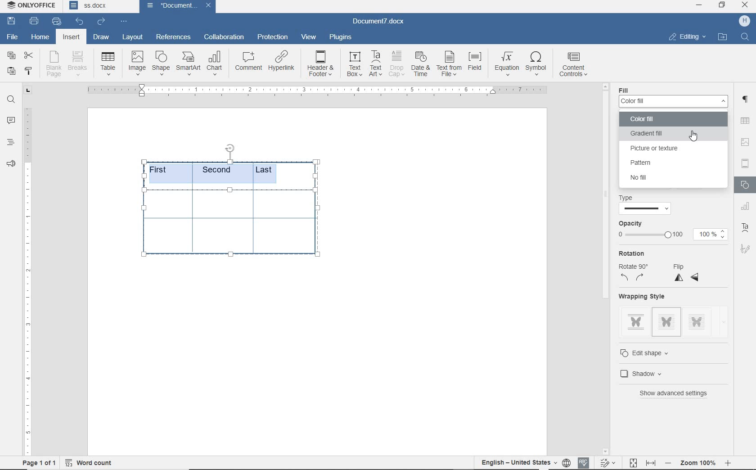  What do you see at coordinates (507, 64) in the screenshot?
I see `equation` at bounding box center [507, 64].